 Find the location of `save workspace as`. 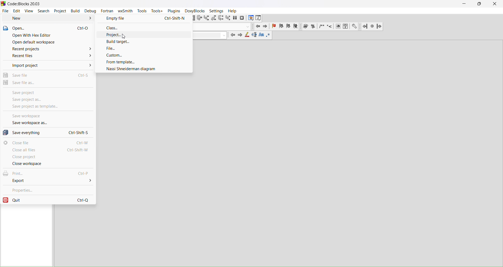

save workspace as is located at coordinates (48, 123).